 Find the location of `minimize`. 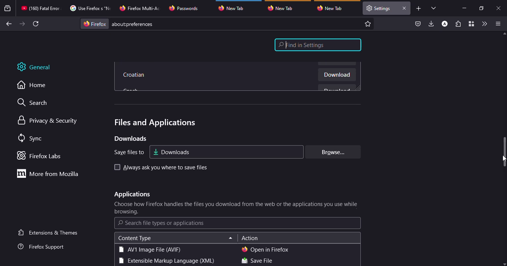

minimize is located at coordinates (464, 8).